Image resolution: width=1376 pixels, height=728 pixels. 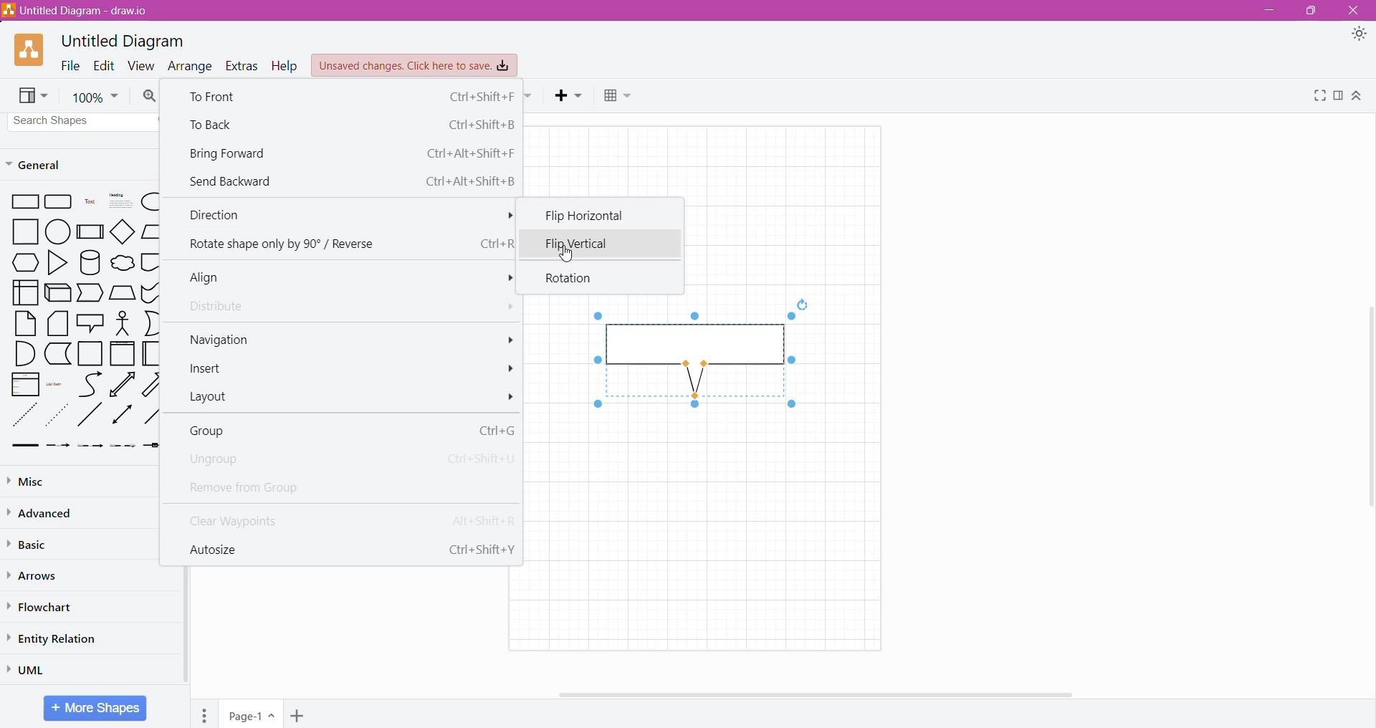 I want to click on more, so click(x=505, y=338).